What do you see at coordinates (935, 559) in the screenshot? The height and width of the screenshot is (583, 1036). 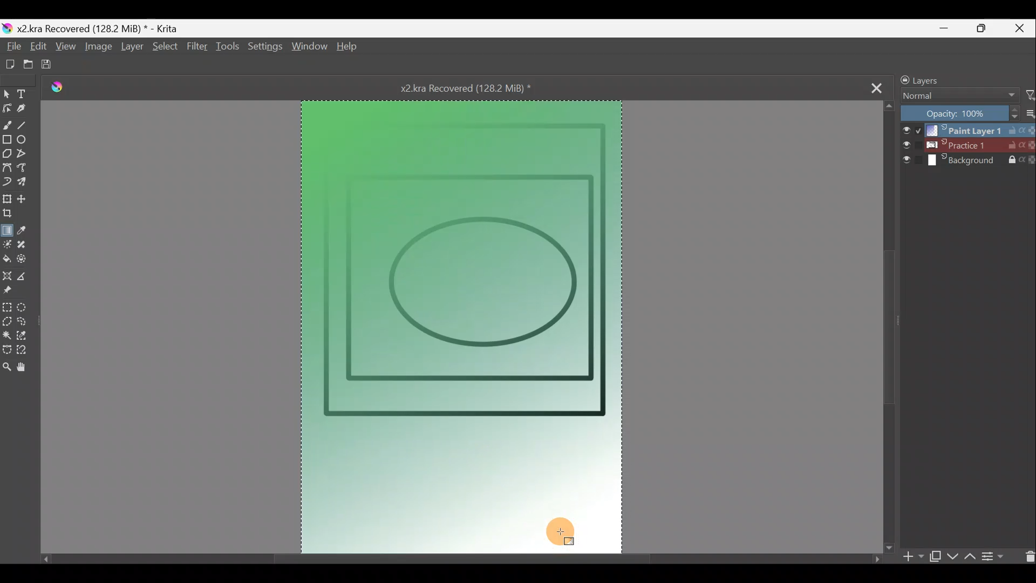 I see `Duplicate layer/mask` at bounding box center [935, 559].